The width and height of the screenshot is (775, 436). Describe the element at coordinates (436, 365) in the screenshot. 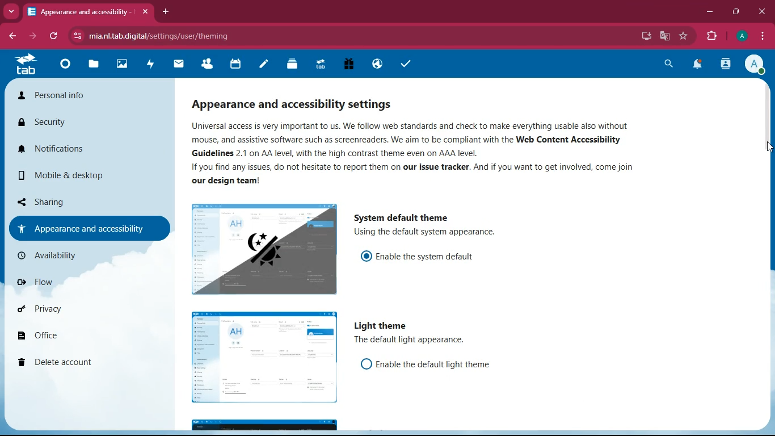

I see `enable` at that location.